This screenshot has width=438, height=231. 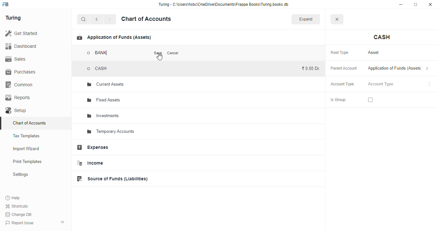 What do you see at coordinates (223, 4) in the screenshot?
I see `“Turing - C:\Users\hsbc\OneDrive\Documents\Frappe Books\Turing books.db` at bounding box center [223, 4].